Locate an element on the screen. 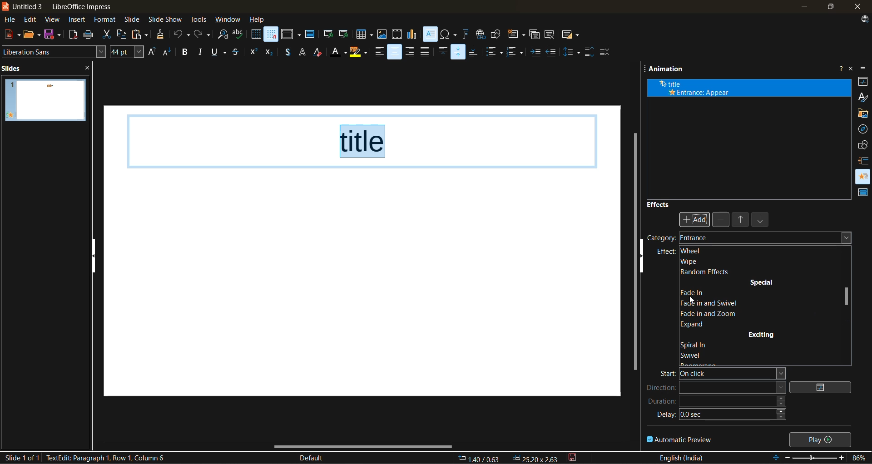 The image size is (872, 464). hide is located at coordinates (645, 261).